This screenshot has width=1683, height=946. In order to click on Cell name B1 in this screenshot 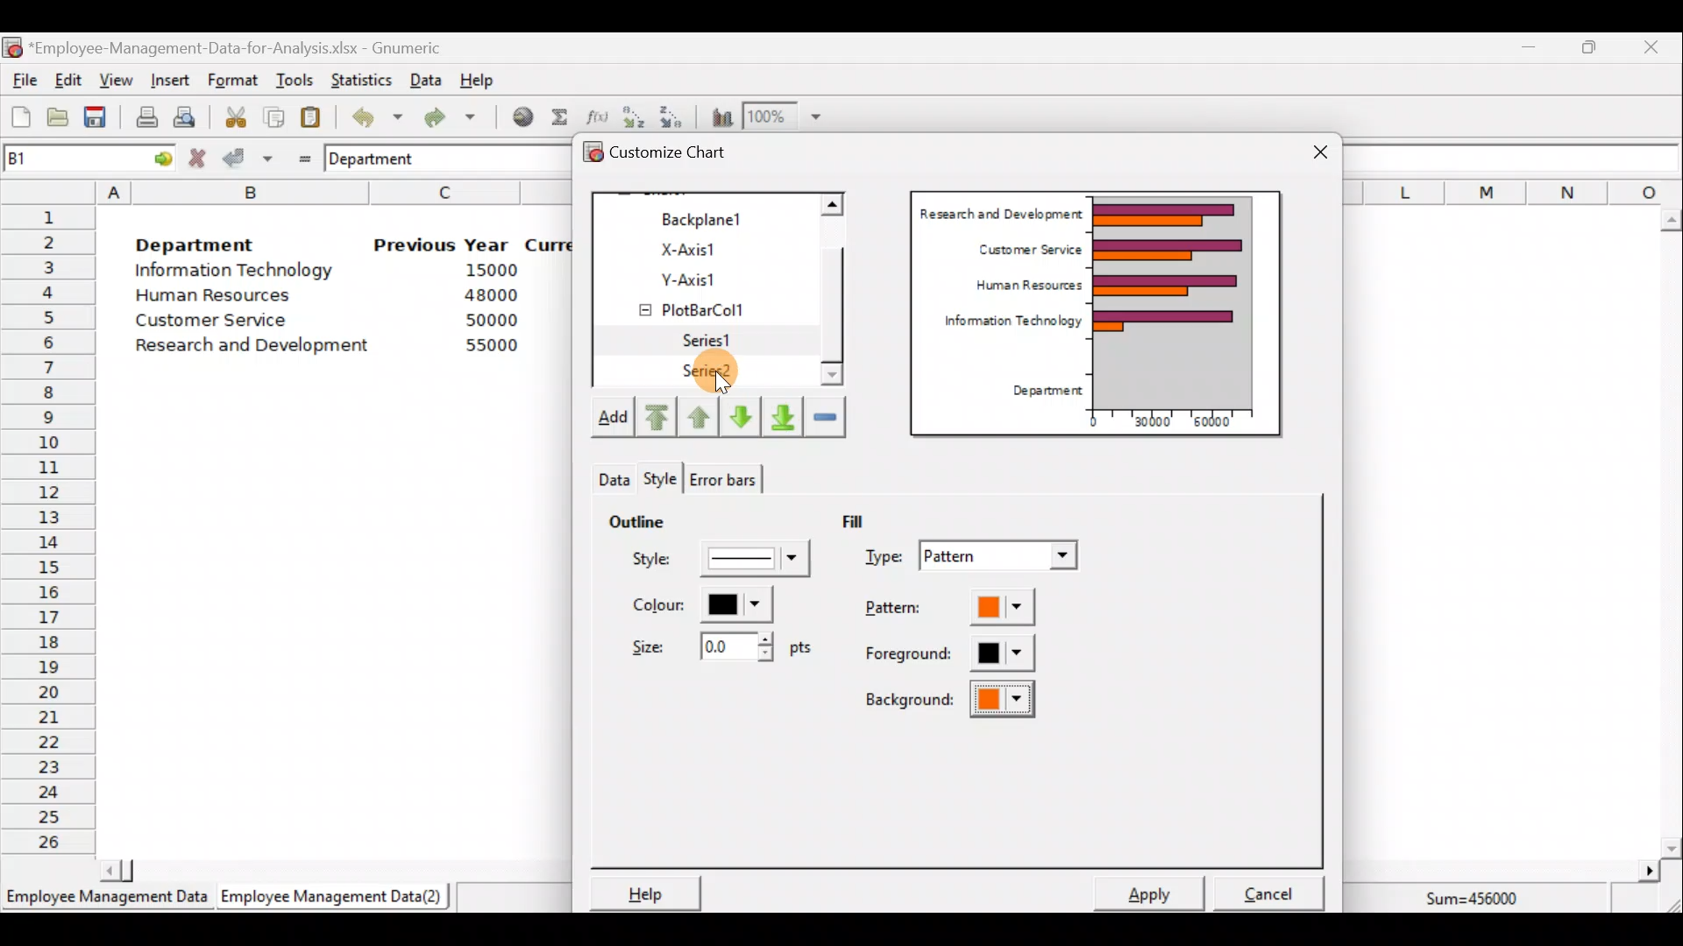, I will do `click(58, 158)`.